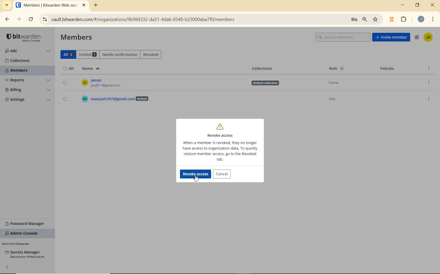 The image size is (440, 274). What do you see at coordinates (23, 234) in the screenshot?
I see `ADMIN CONSOLE` at bounding box center [23, 234].